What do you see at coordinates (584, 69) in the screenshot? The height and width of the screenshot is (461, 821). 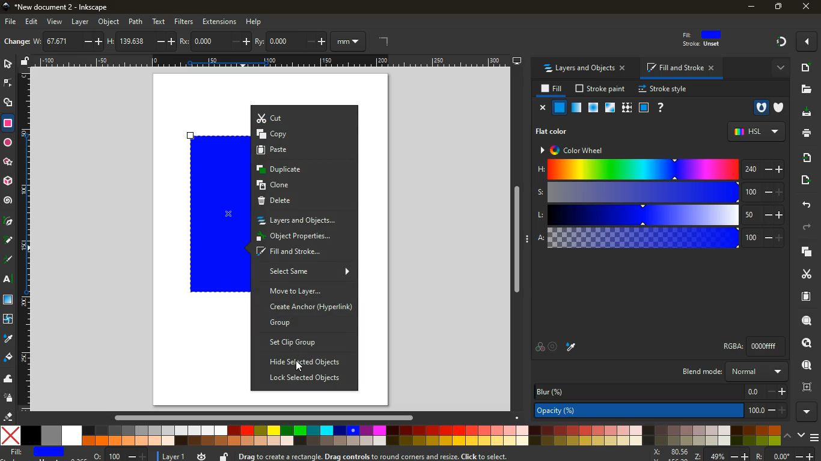 I see `layers and objects` at bounding box center [584, 69].